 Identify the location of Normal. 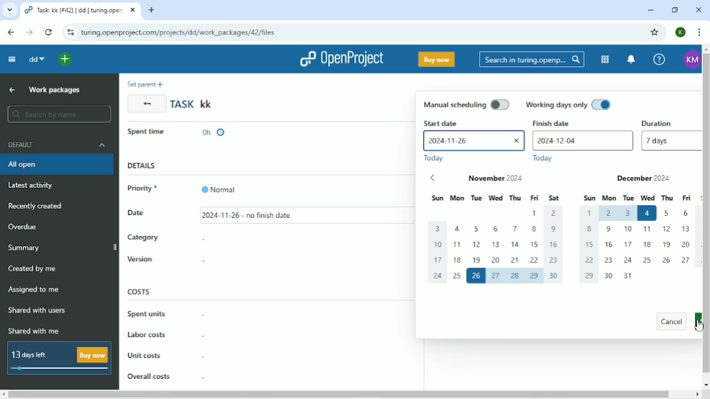
(220, 186).